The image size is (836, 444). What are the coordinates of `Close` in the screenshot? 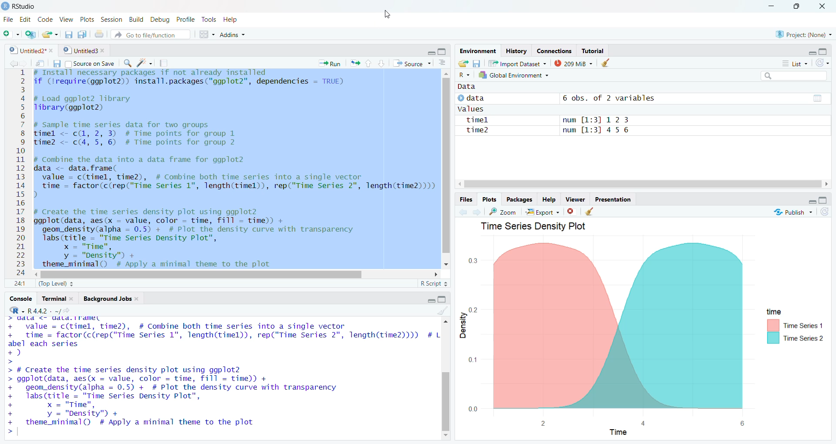 It's located at (822, 7).